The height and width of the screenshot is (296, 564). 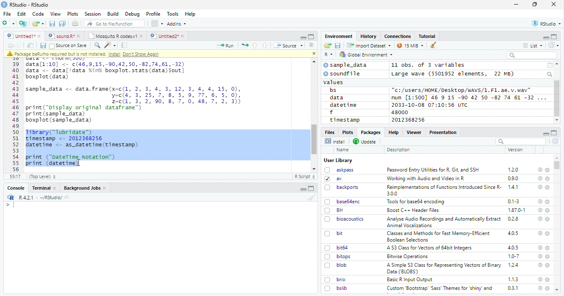 What do you see at coordinates (113, 14) in the screenshot?
I see `Build` at bounding box center [113, 14].